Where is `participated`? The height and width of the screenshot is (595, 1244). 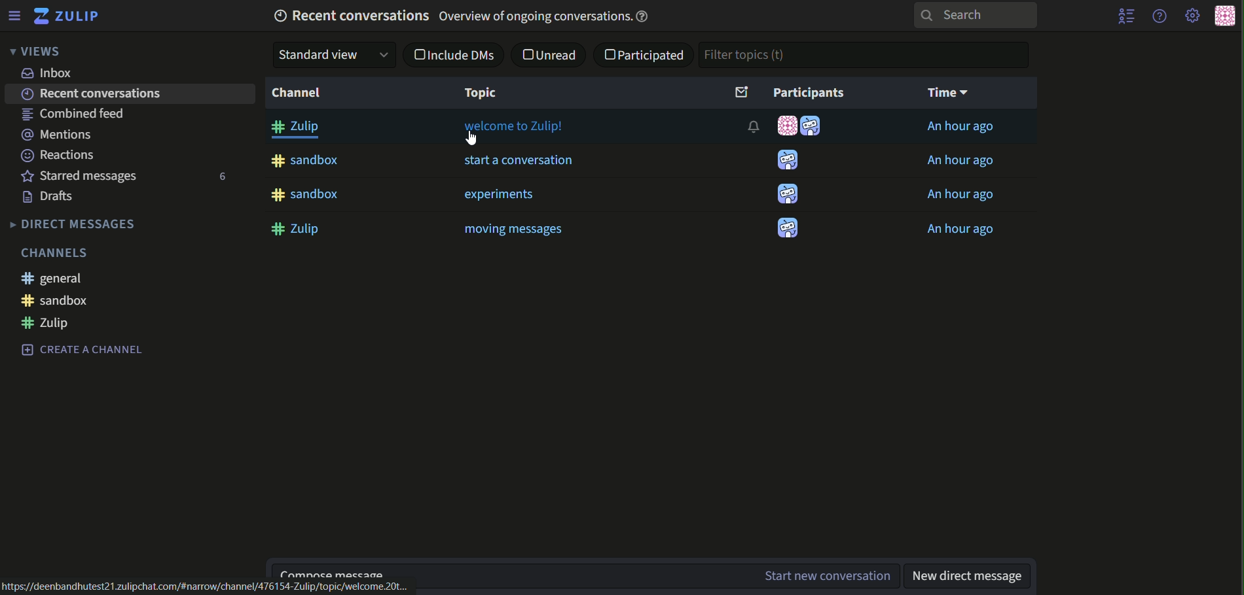
participated is located at coordinates (655, 54).